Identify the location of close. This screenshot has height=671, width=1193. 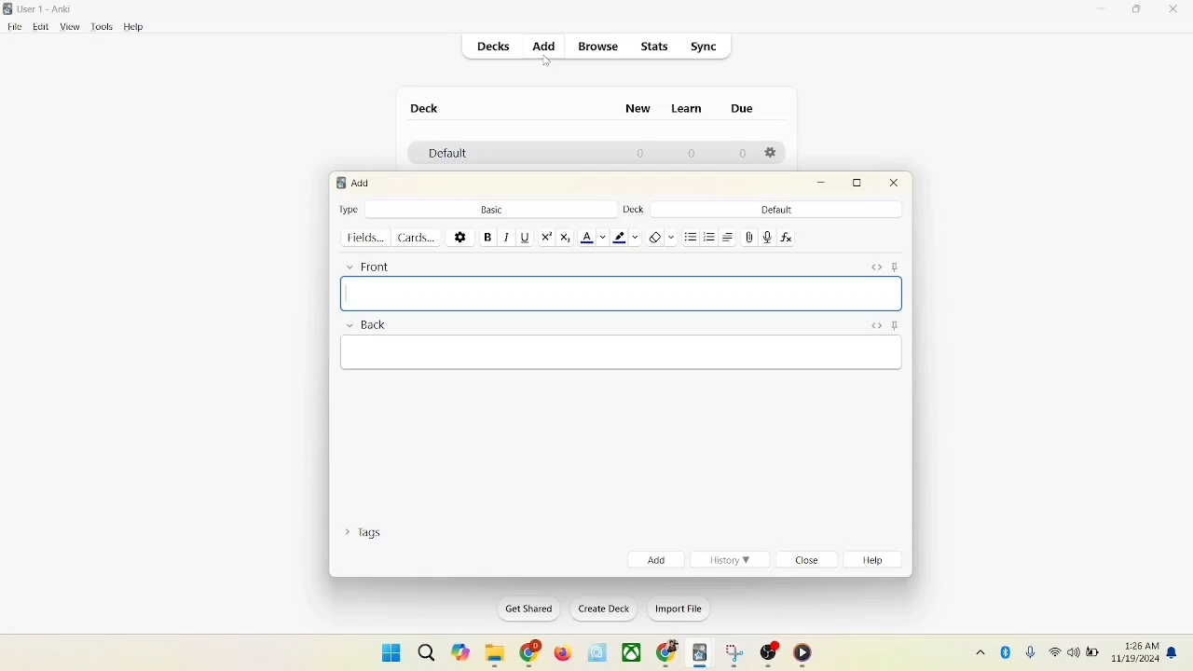
(809, 561).